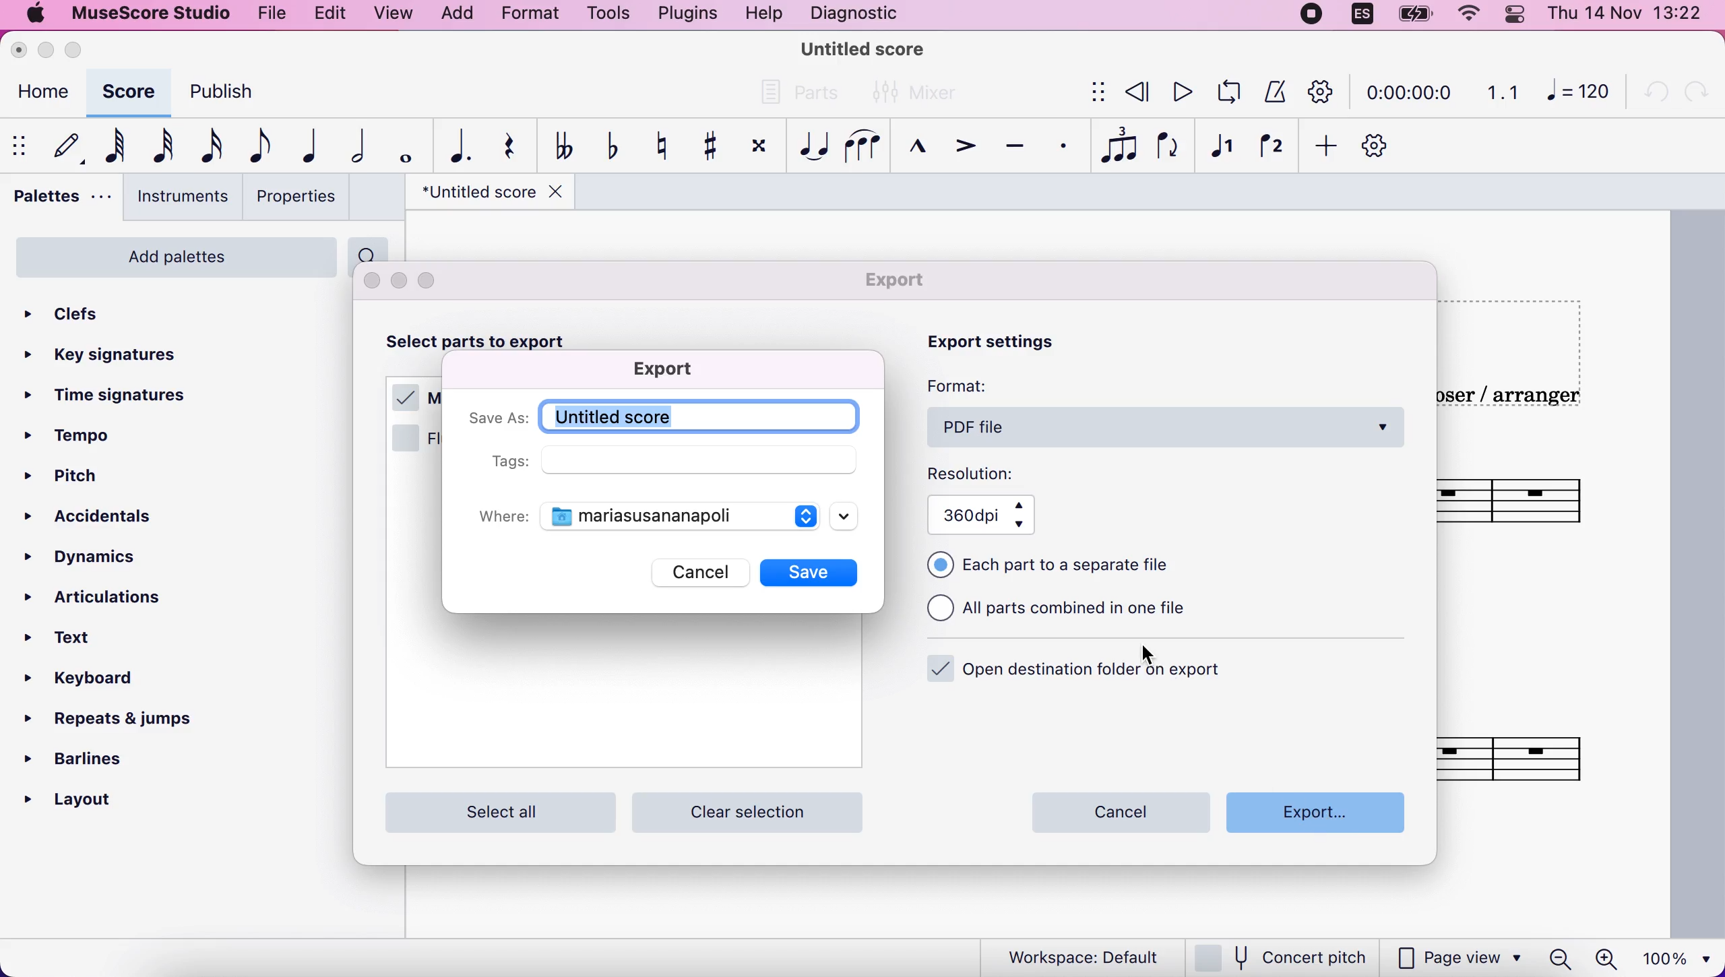  Describe the element at coordinates (864, 48) in the screenshot. I see `title` at that location.